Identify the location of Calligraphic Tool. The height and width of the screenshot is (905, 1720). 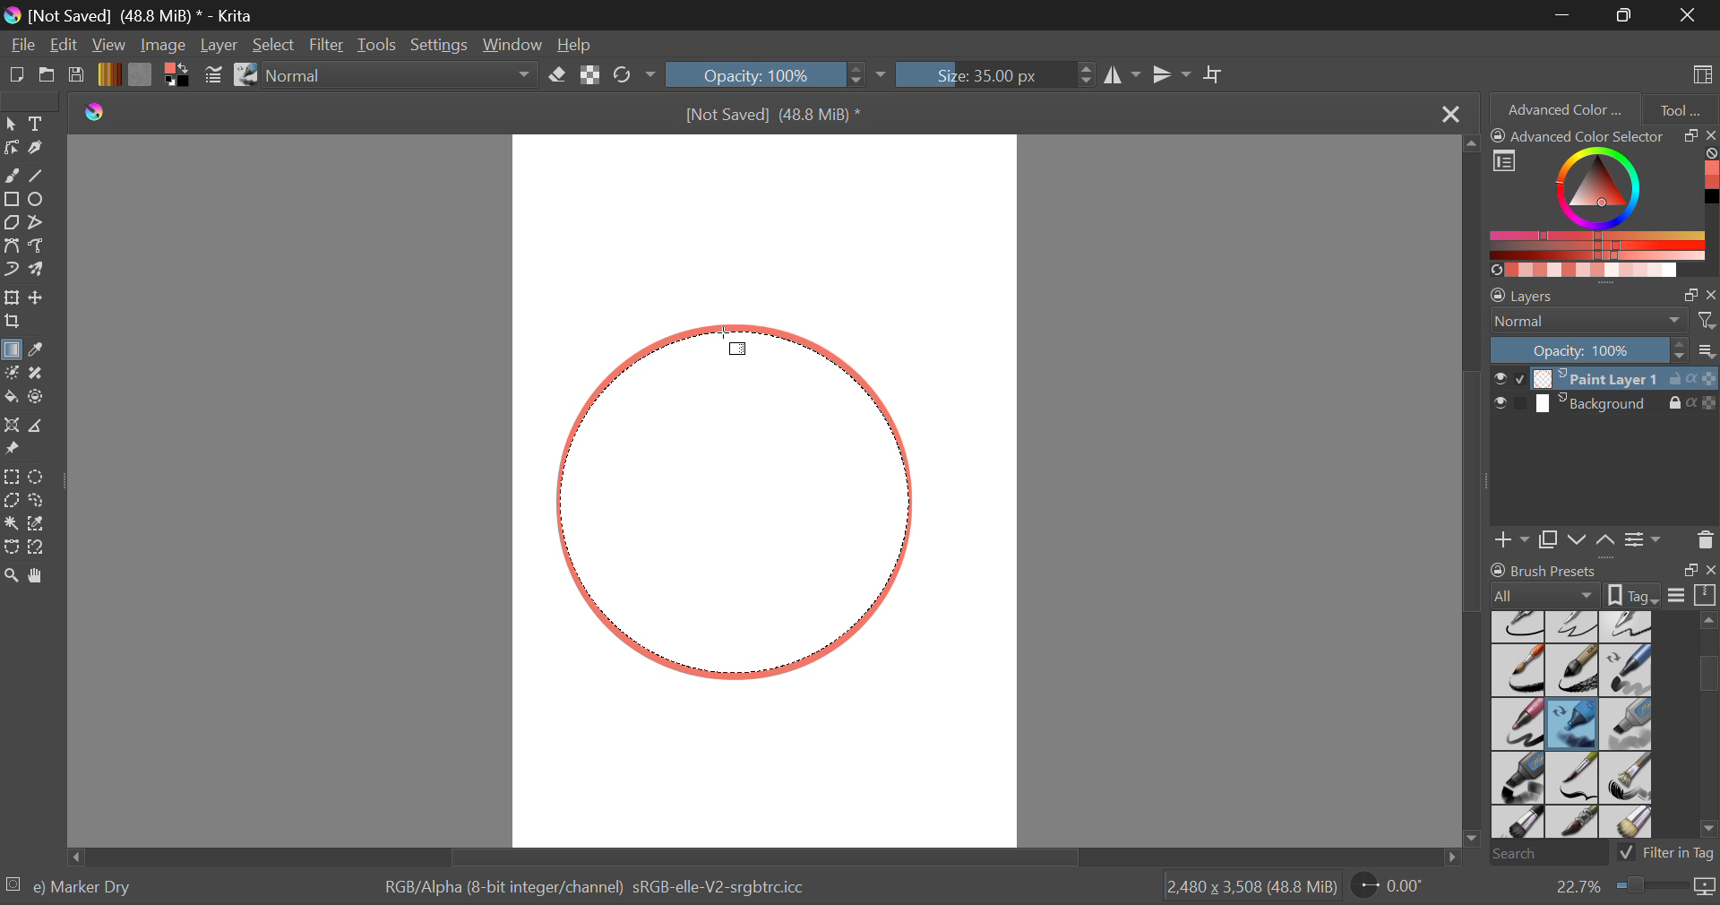
(39, 148).